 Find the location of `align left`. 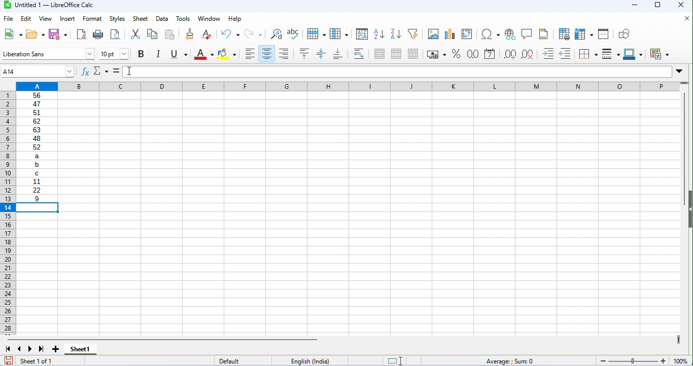

align left is located at coordinates (249, 54).